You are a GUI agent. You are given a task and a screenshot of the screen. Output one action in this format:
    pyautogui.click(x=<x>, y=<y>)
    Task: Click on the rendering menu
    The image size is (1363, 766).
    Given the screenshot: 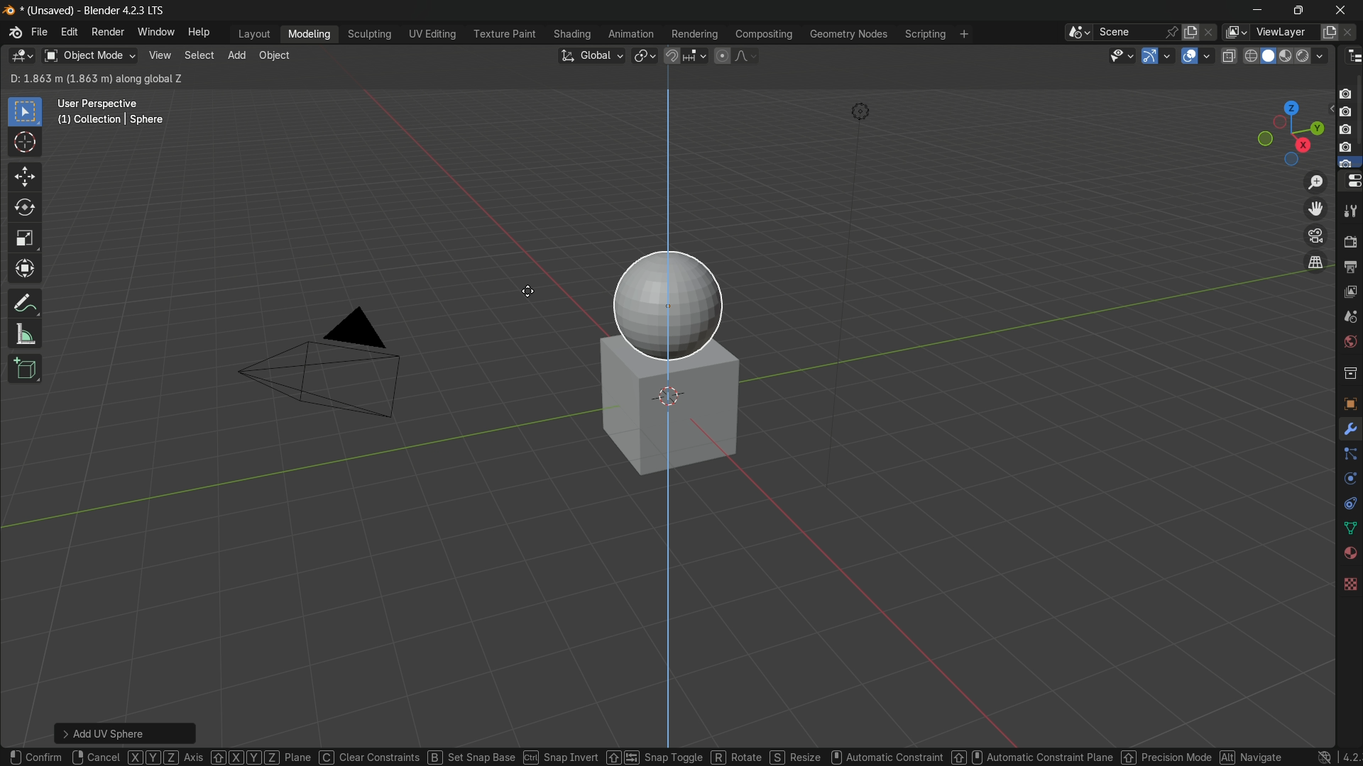 What is the action you would take?
    pyautogui.click(x=695, y=33)
    